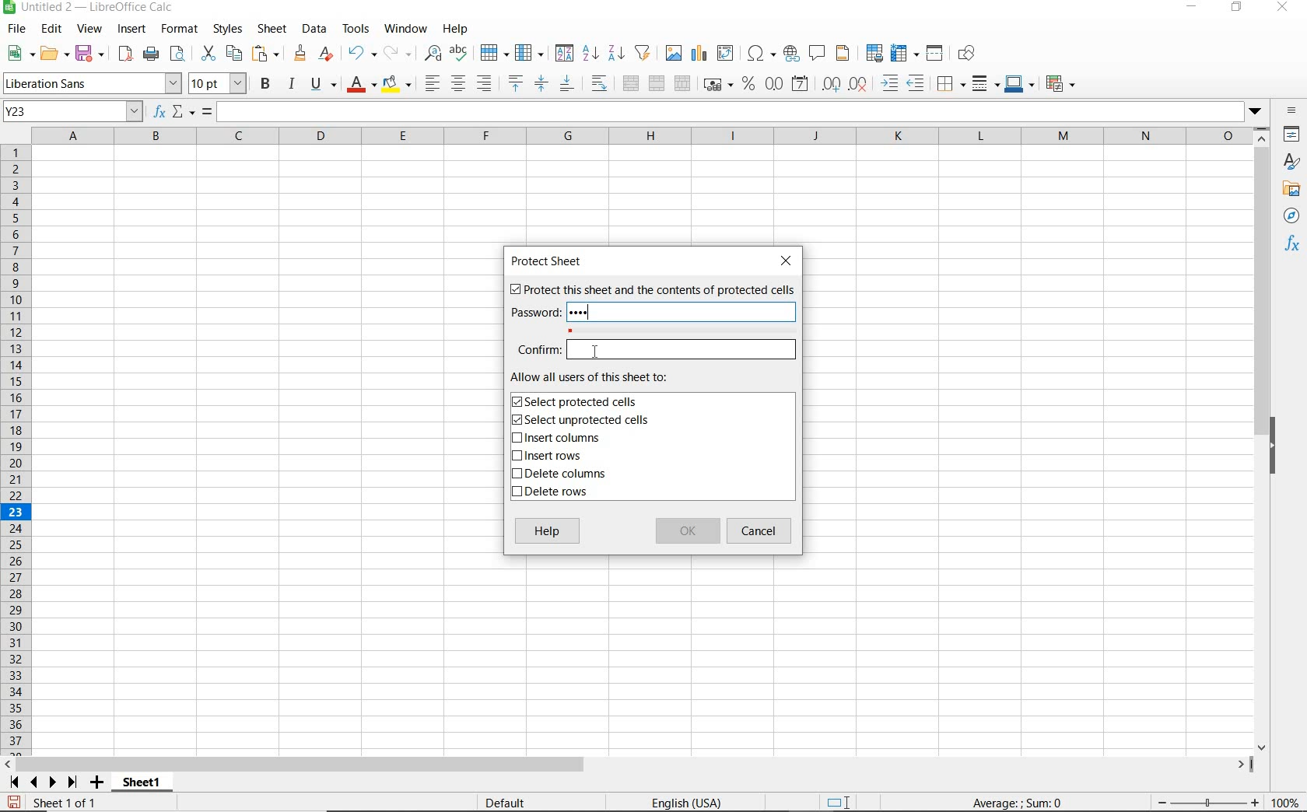 This screenshot has width=1307, height=812. Describe the element at coordinates (790, 261) in the screenshot. I see `CLOSE` at that location.